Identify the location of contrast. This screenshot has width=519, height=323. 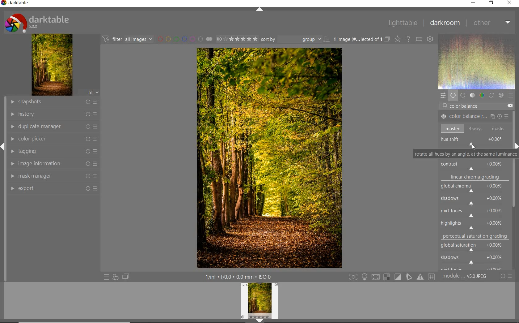
(474, 166).